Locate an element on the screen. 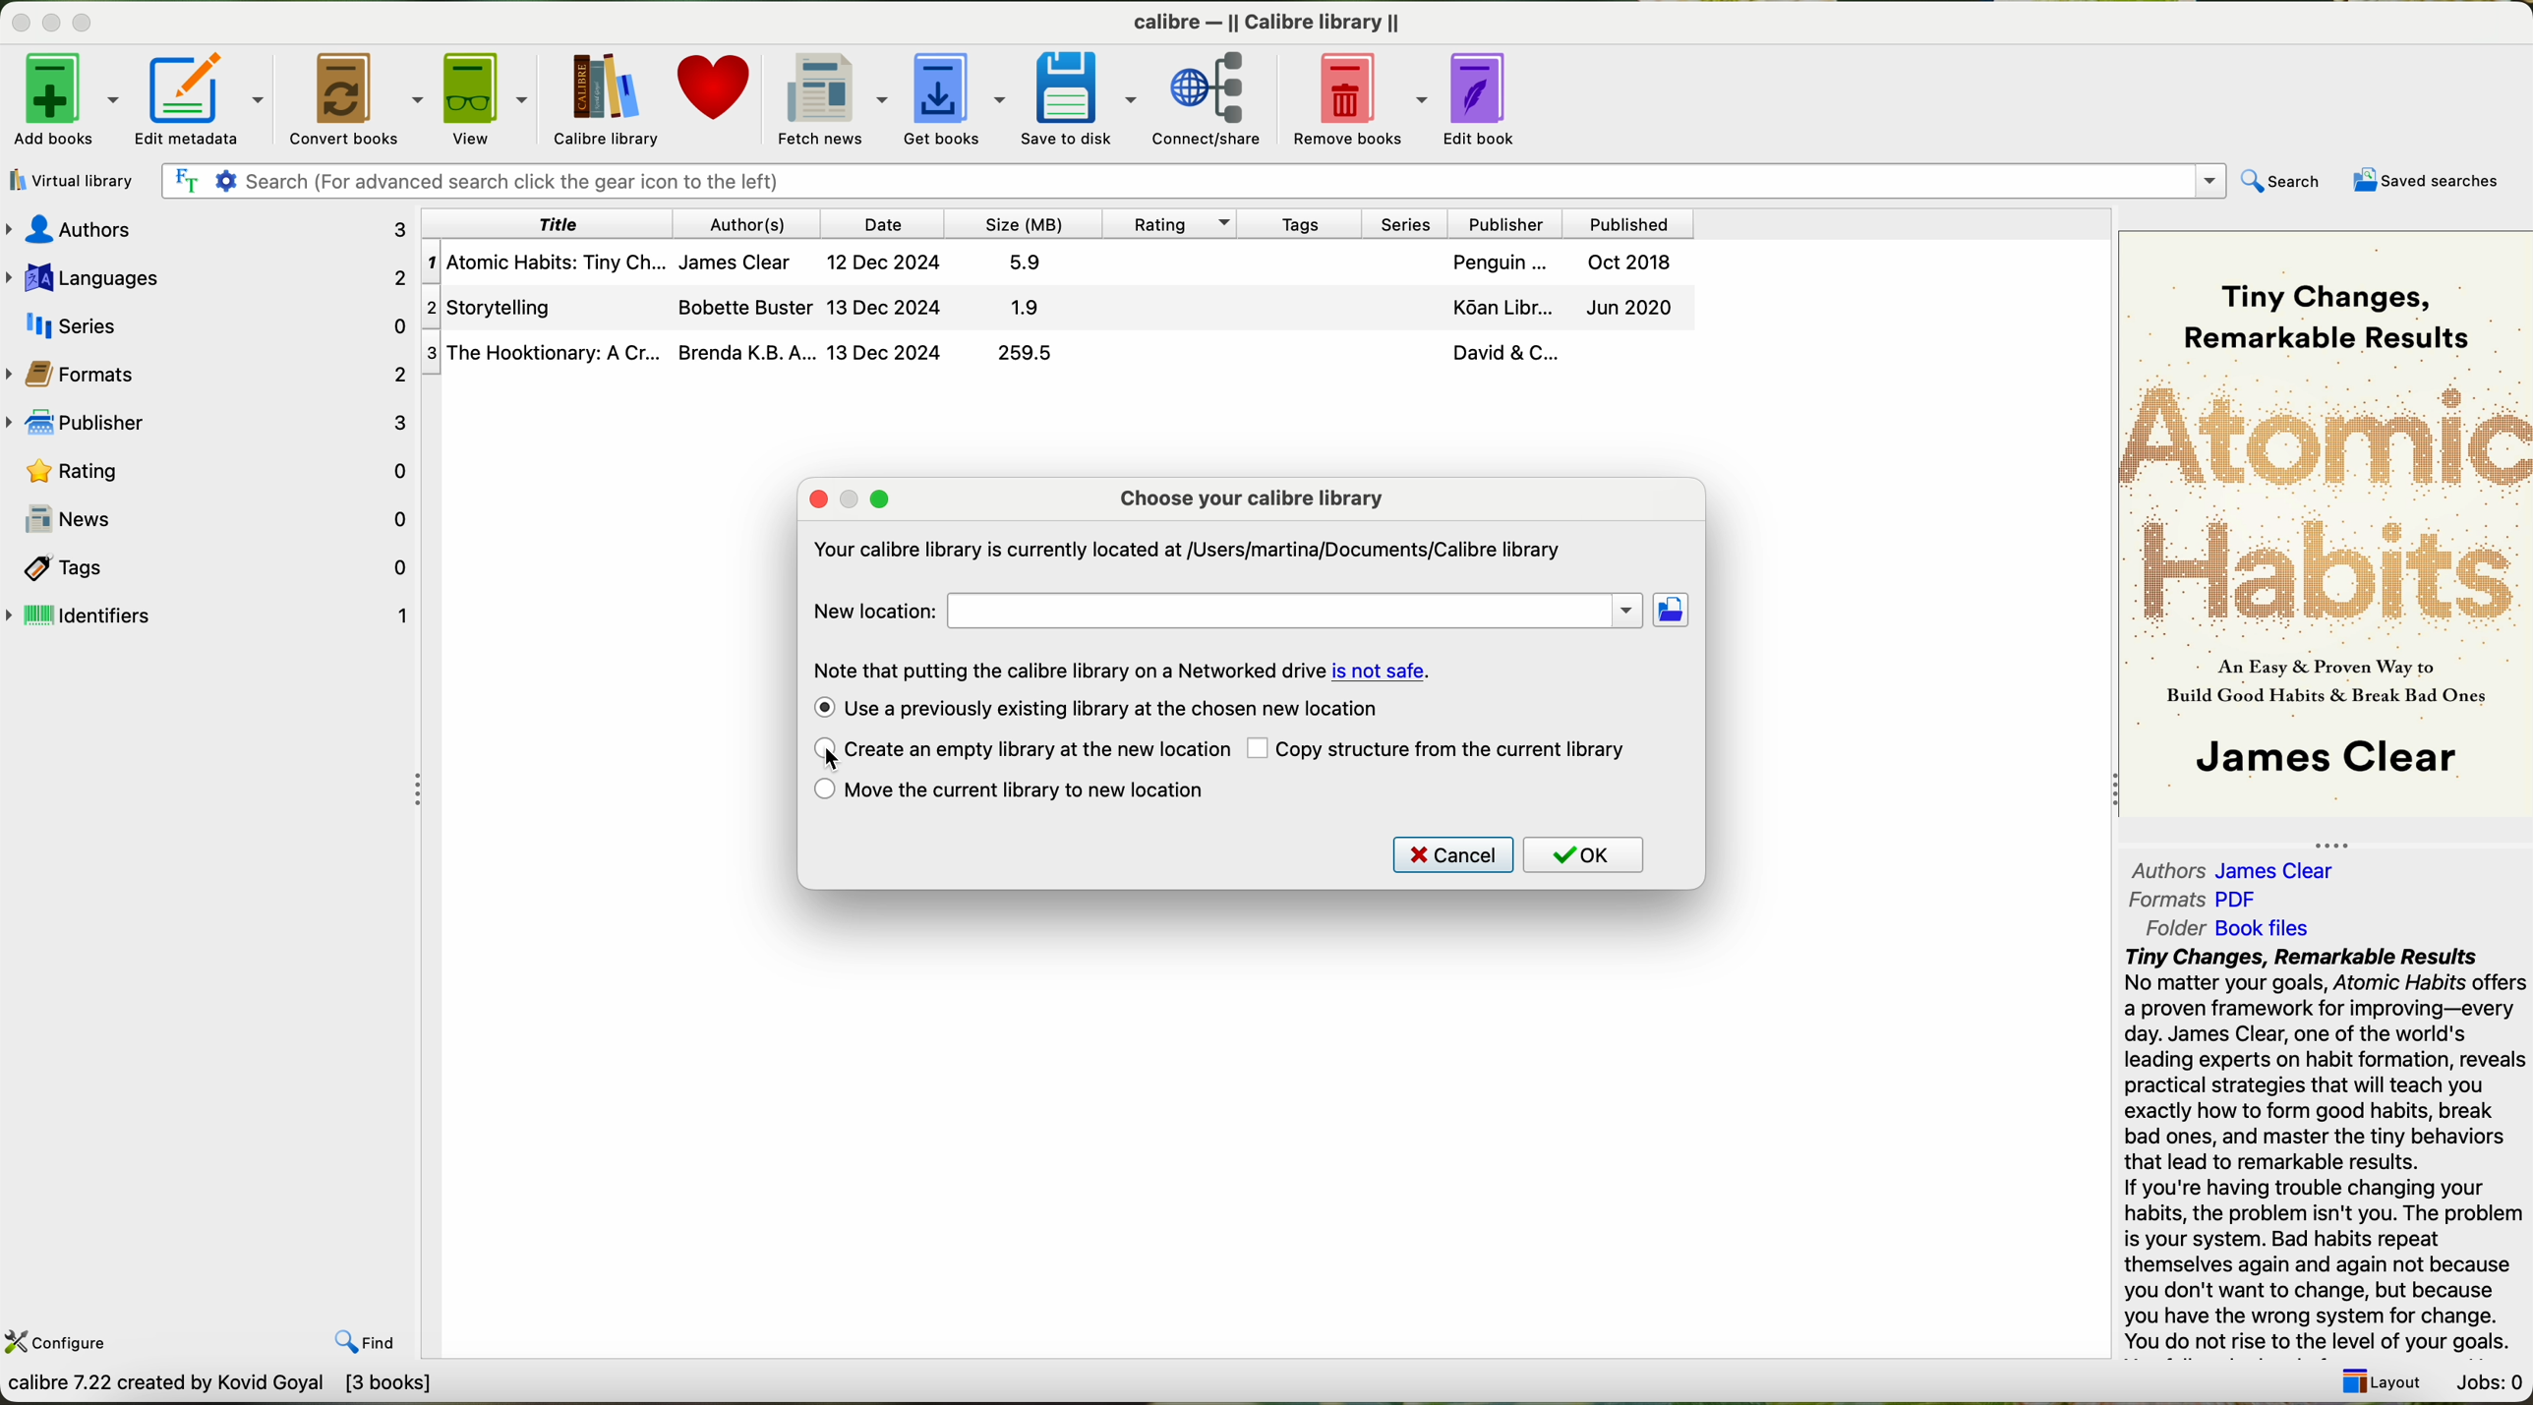 The width and height of the screenshot is (2533, 1405). publisher is located at coordinates (1502, 223).